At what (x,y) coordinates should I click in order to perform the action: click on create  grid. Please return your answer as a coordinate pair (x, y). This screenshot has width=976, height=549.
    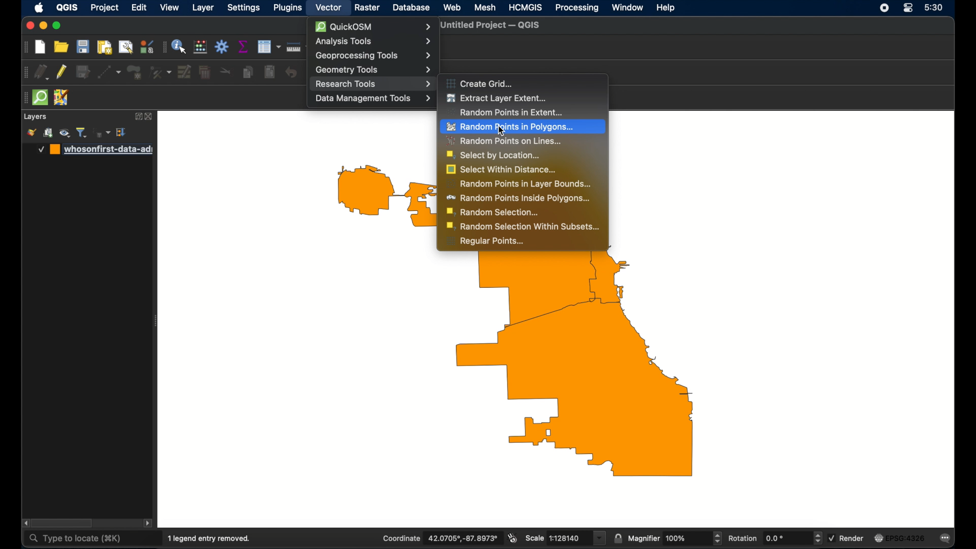
    Looking at the image, I should click on (480, 83).